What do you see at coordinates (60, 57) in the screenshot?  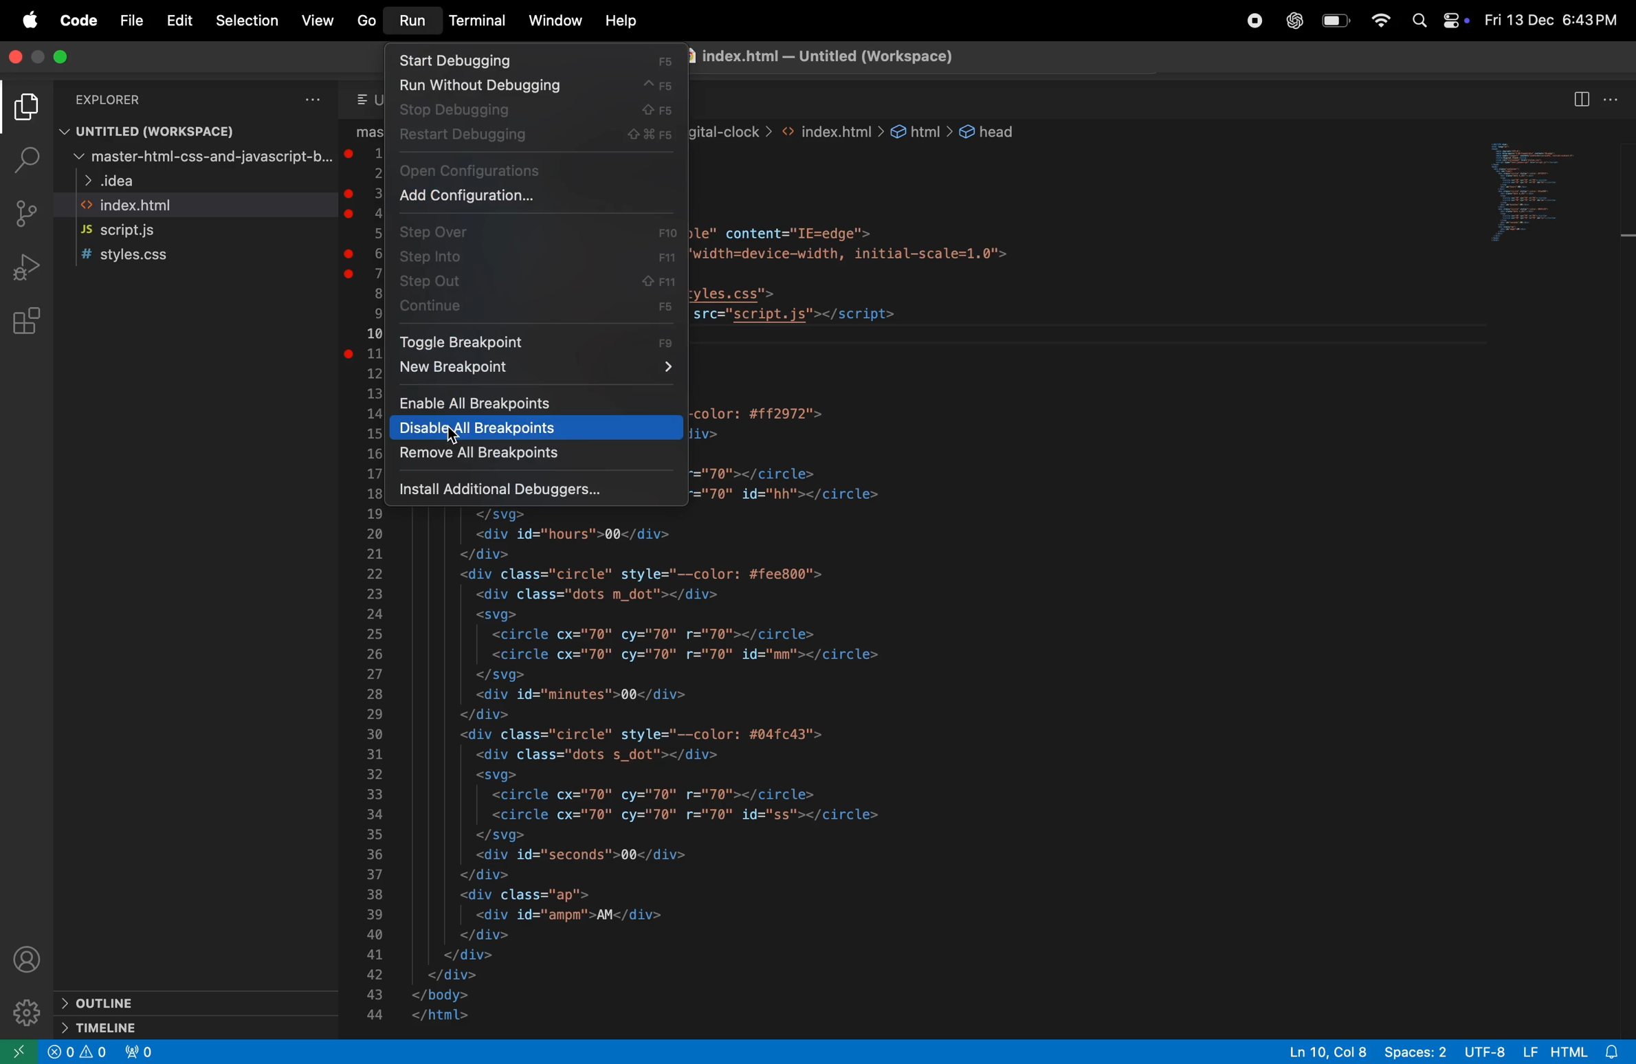 I see `maximize` at bounding box center [60, 57].